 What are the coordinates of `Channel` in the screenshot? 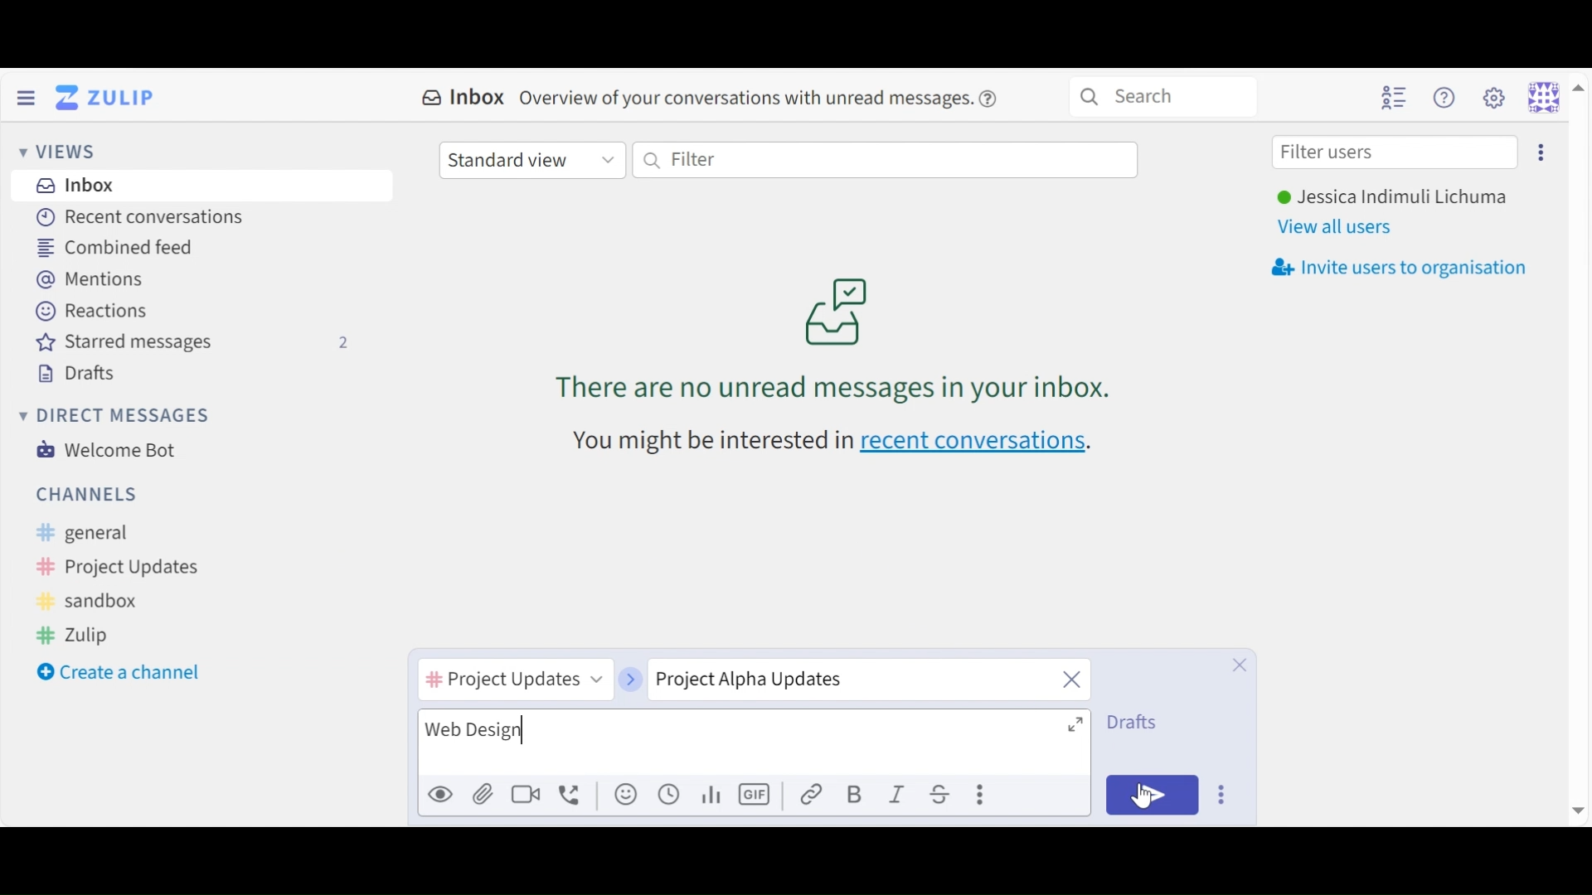 It's located at (87, 493).